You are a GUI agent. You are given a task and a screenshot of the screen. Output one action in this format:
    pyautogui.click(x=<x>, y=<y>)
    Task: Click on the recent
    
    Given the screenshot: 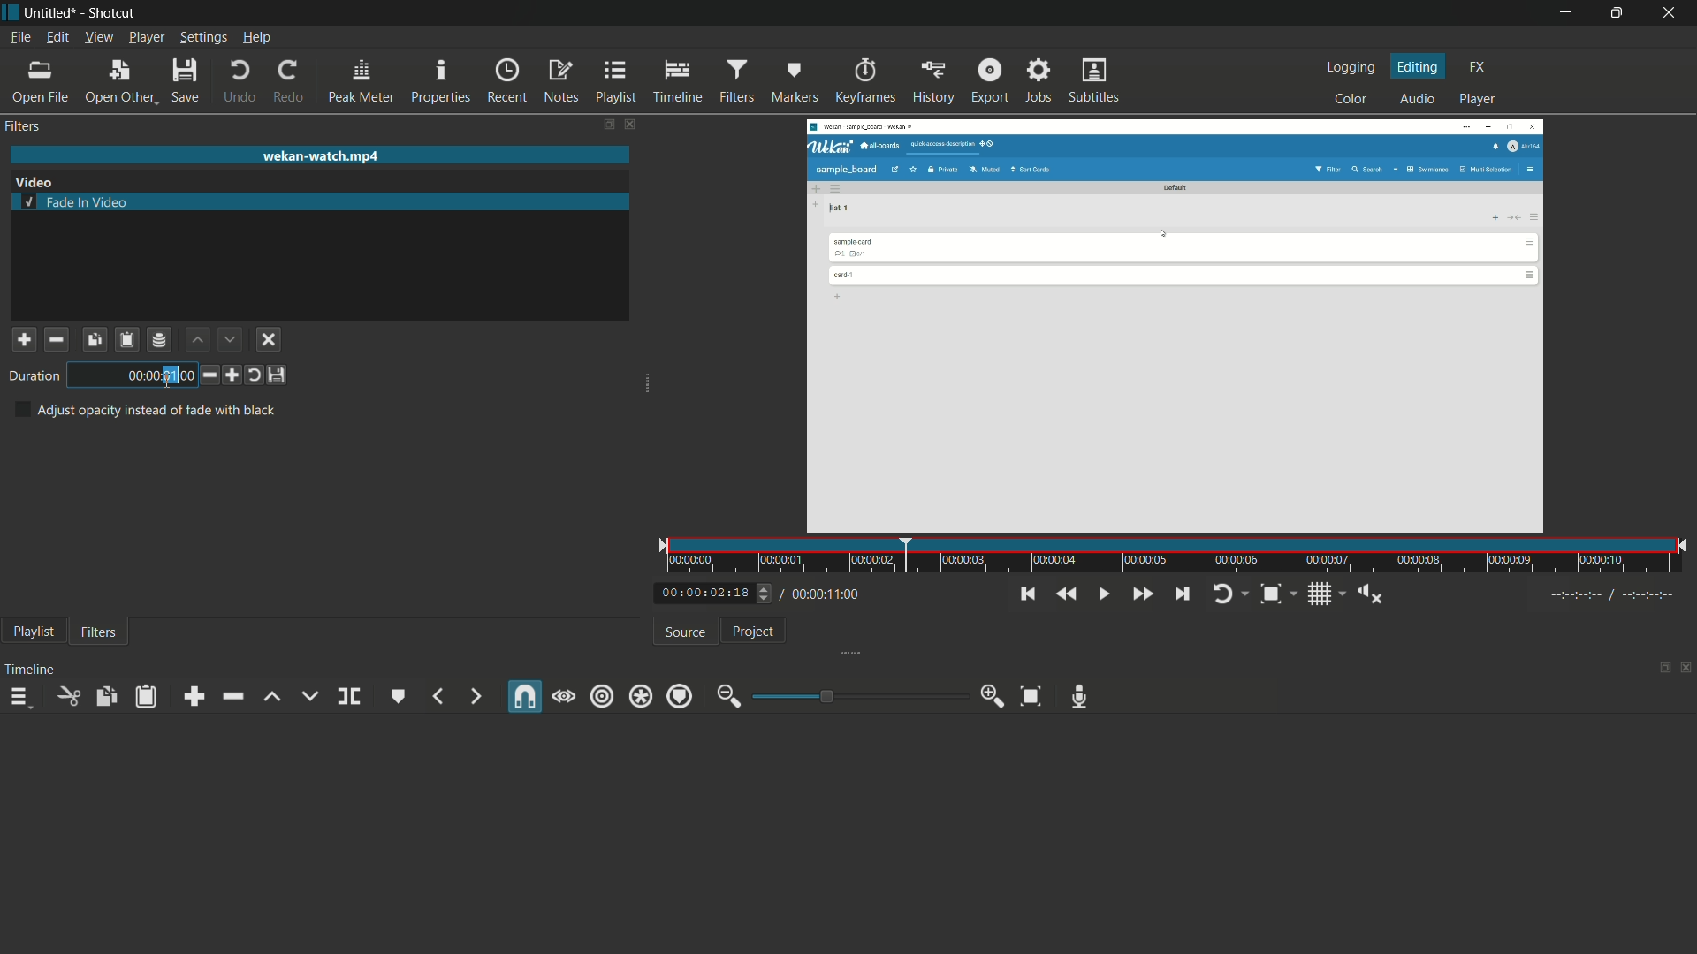 What is the action you would take?
    pyautogui.click(x=506, y=82)
    